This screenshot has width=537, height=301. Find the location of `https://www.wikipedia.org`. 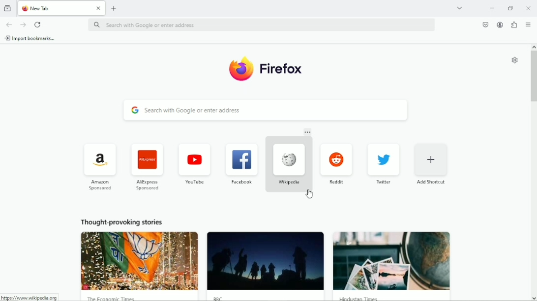

https://www.wikipedia.org is located at coordinates (29, 298).